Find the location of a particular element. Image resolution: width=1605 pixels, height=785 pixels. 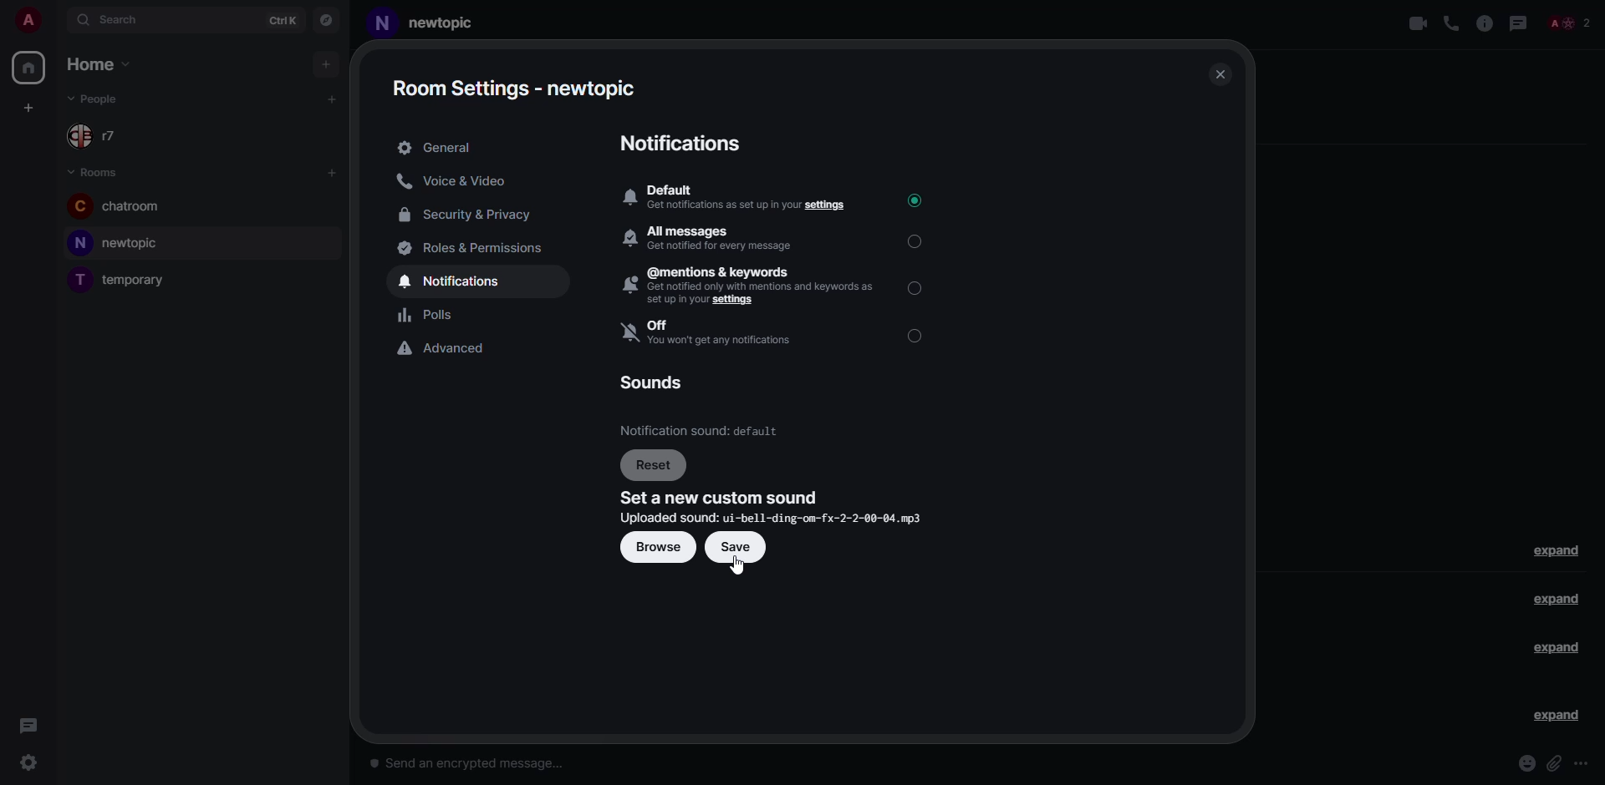

home is located at coordinates (28, 68).